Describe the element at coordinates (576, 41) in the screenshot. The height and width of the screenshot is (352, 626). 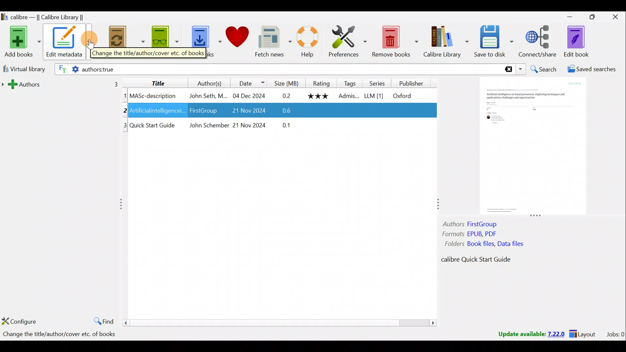
I see `Edit book` at that location.